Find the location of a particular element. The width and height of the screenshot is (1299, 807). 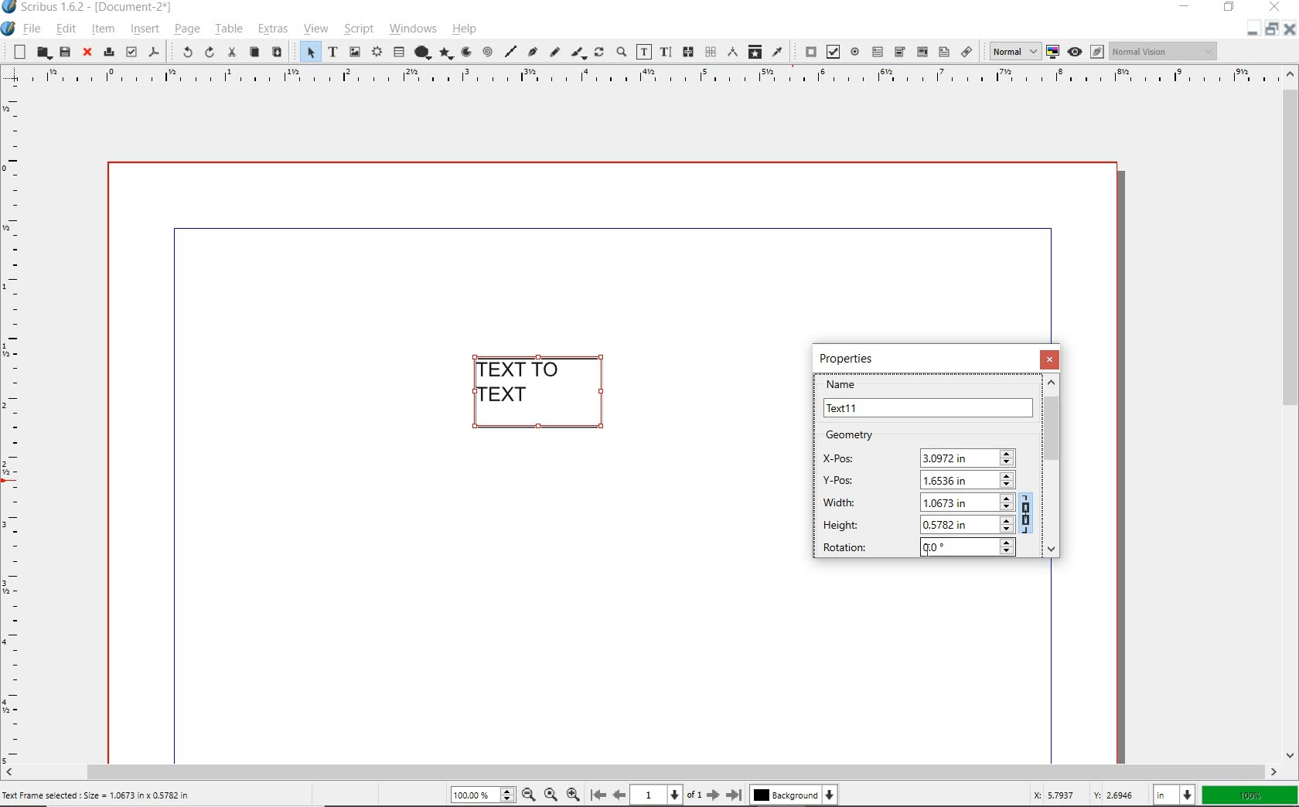

background is located at coordinates (797, 797).